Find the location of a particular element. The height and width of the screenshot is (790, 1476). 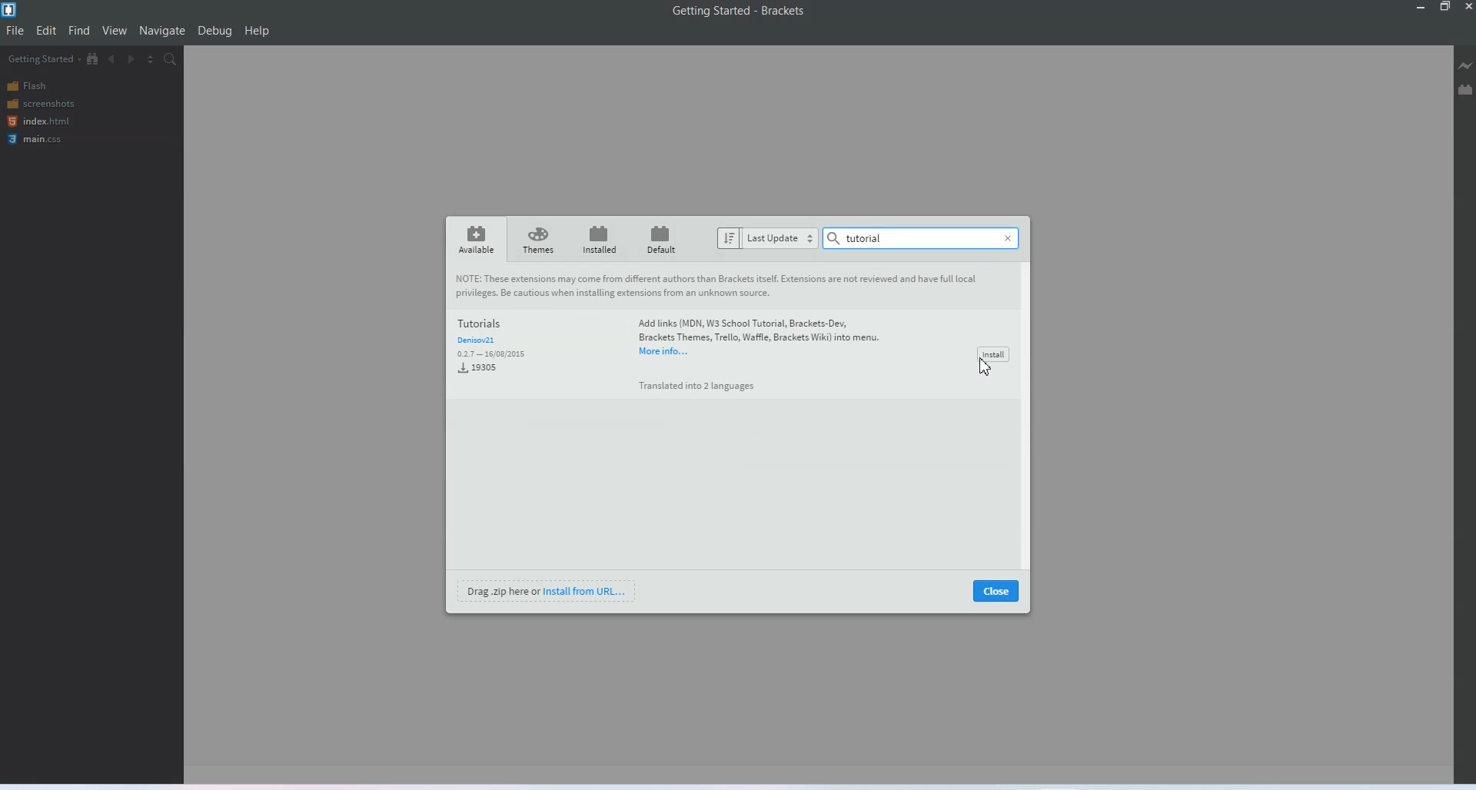

NOTE: These extensions may come from different authors than Brackets itself. Extensions are not reviewed and have full local
privileges. Be cautious when installing extensions from an unknown source. is located at coordinates (736, 287).